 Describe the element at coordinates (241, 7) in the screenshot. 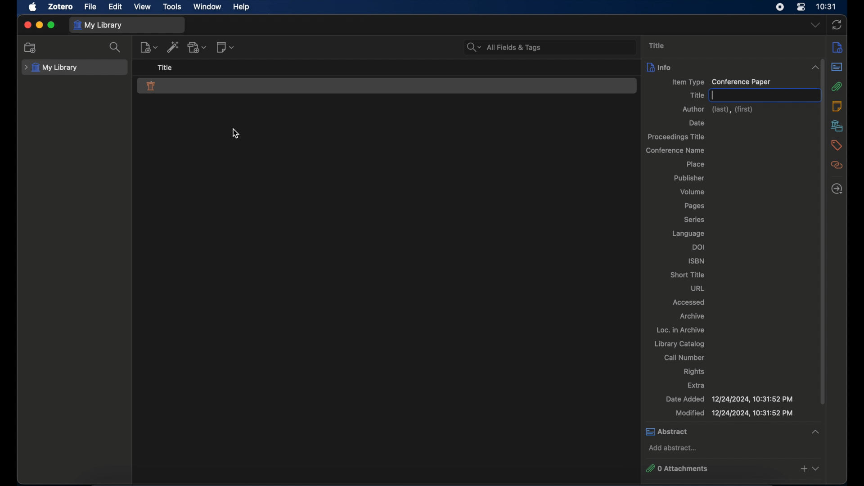

I see `help` at that location.